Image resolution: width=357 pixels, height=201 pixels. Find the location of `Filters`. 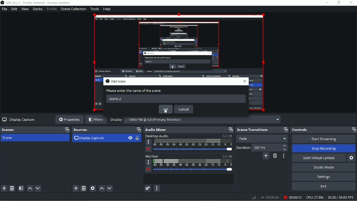

Filters is located at coordinates (96, 120).